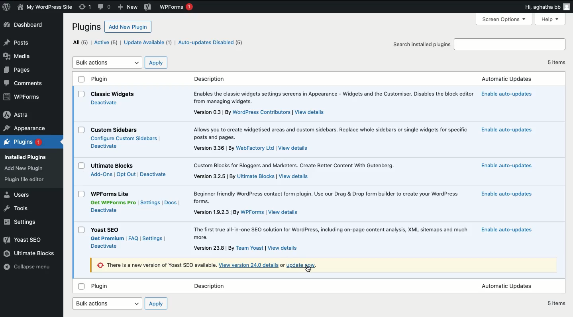 The image size is (573, 317). Describe the element at coordinates (27, 157) in the screenshot. I see `Plugins` at that location.